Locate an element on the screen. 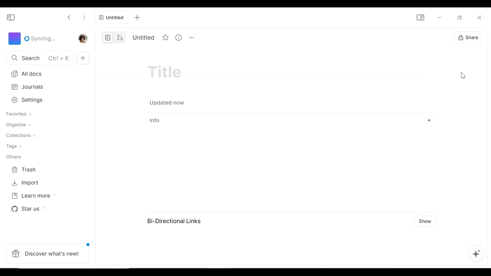 This screenshot has height=276, width=491. Favorites is located at coordinates (22, 115).